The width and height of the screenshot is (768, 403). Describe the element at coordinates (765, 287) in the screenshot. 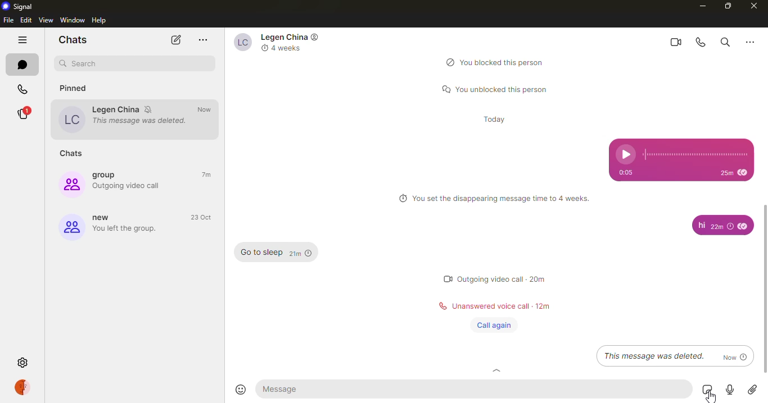

I see `scroll bar` at that location.